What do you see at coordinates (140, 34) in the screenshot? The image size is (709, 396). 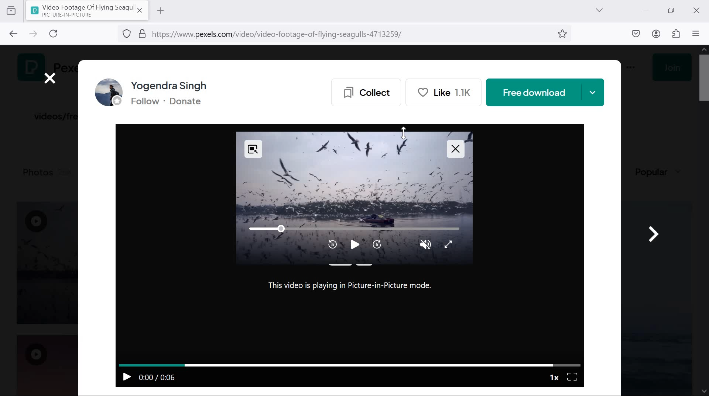 I see `PERMISSIONS` at bounding box center [140, 34].